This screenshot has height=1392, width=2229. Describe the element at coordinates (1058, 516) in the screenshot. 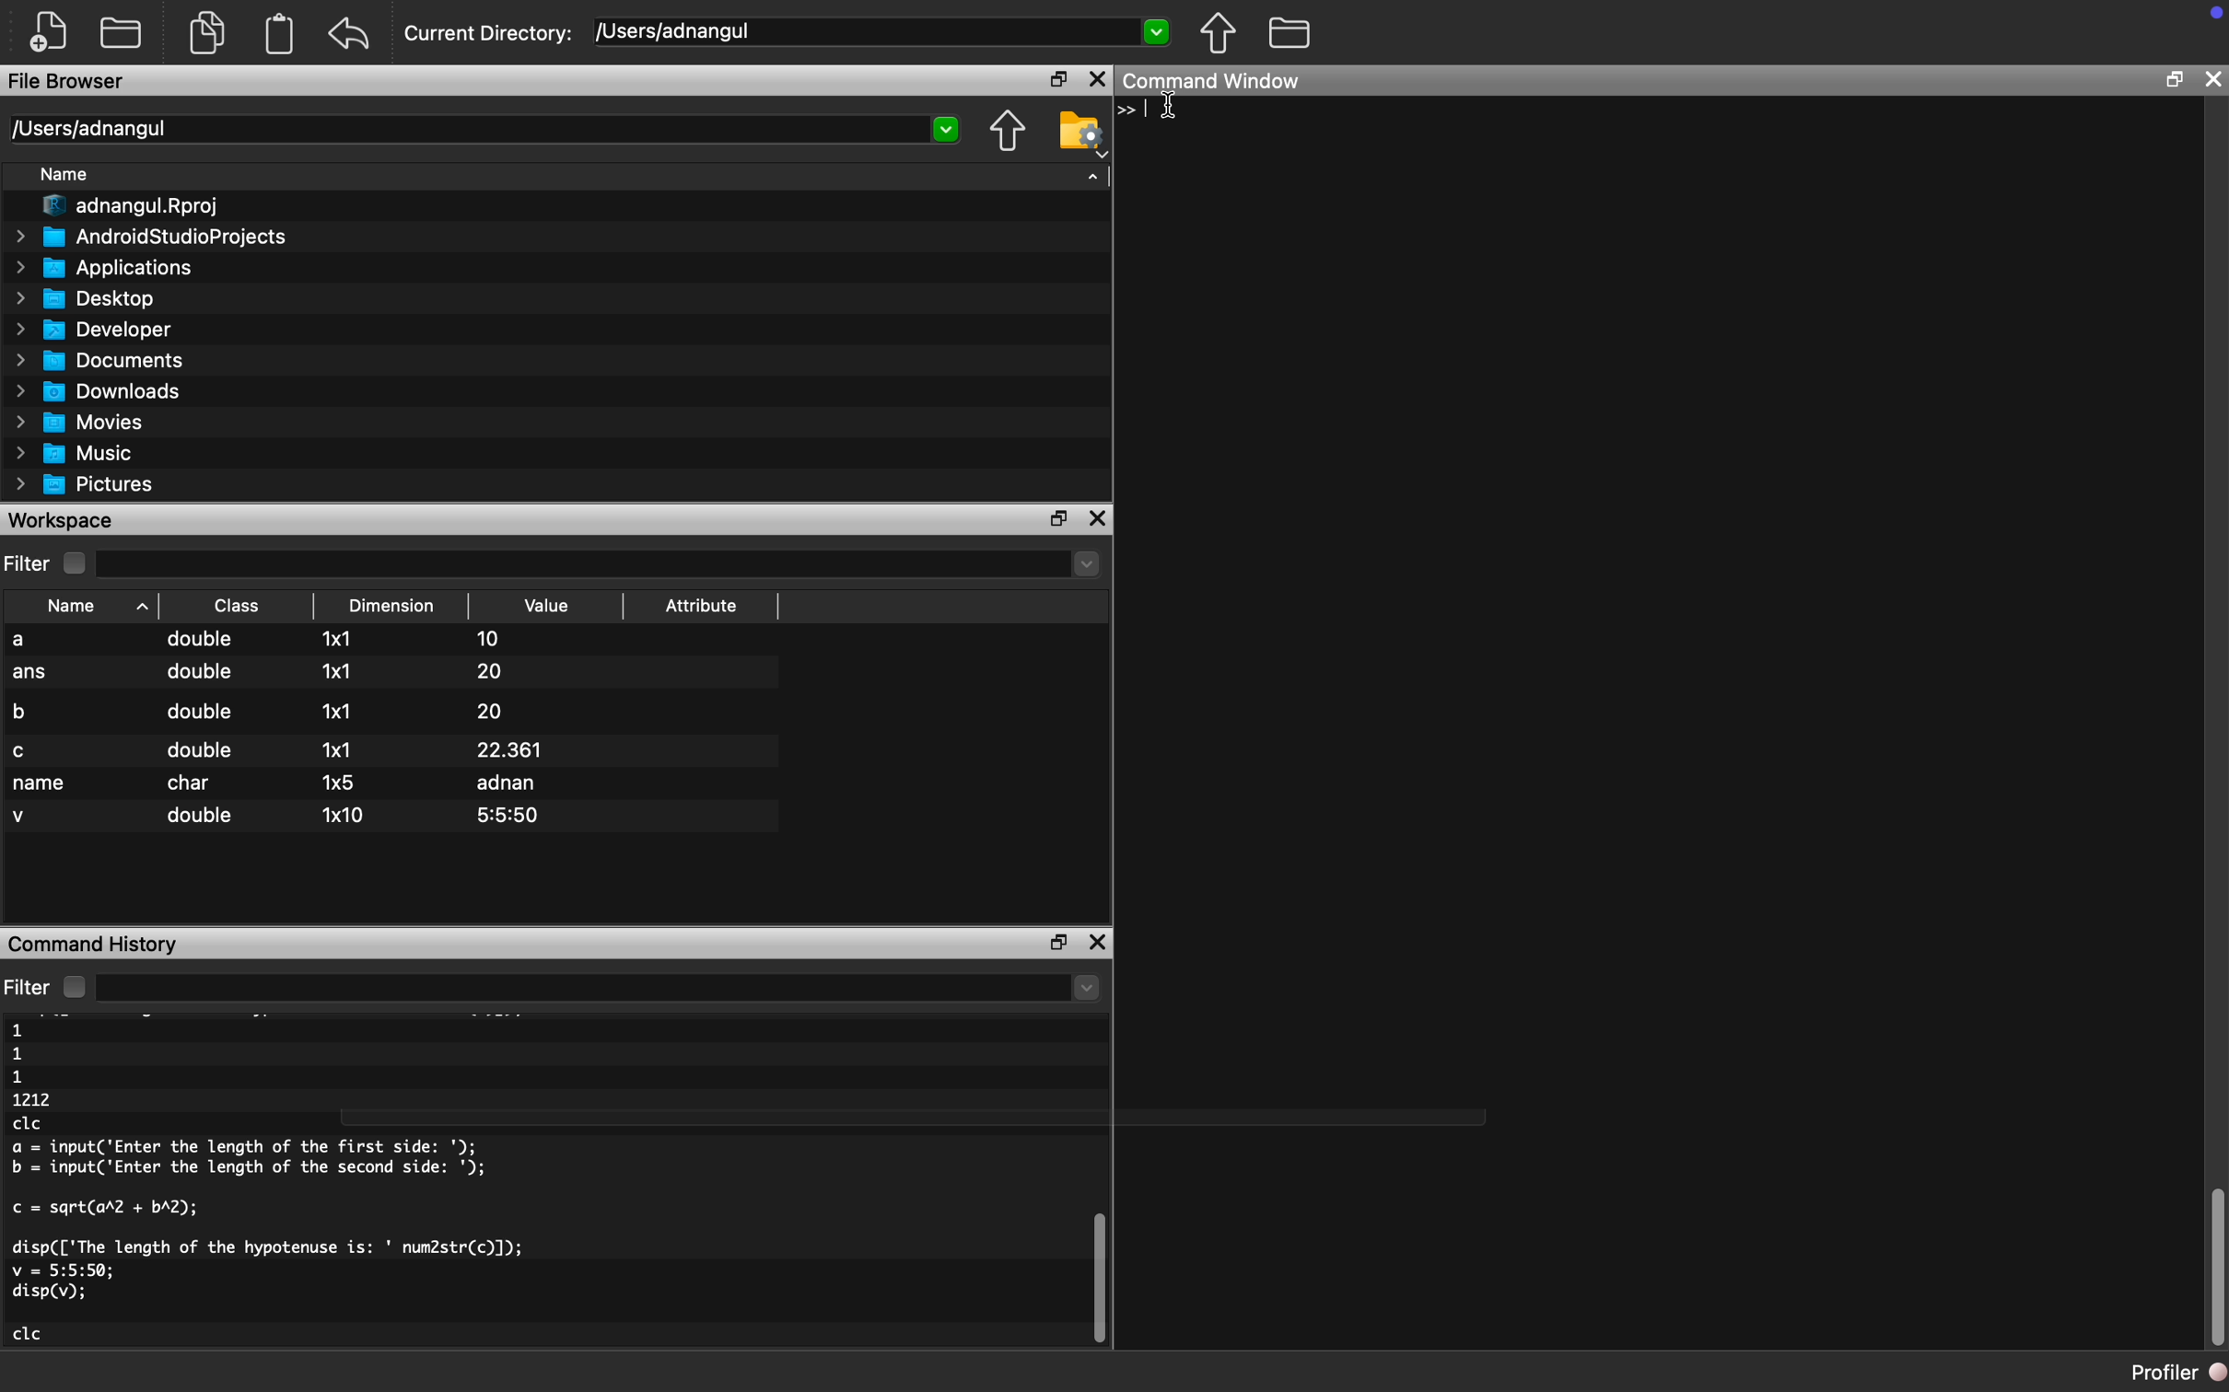

I see `maximize` at that location.